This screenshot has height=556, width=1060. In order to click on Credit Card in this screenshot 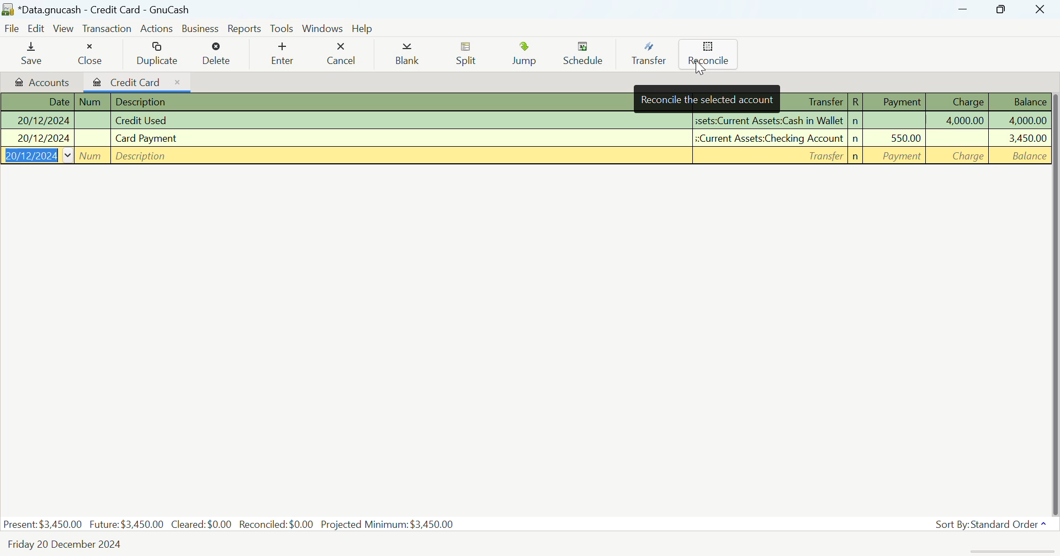, I will do `click(139, 82)`.